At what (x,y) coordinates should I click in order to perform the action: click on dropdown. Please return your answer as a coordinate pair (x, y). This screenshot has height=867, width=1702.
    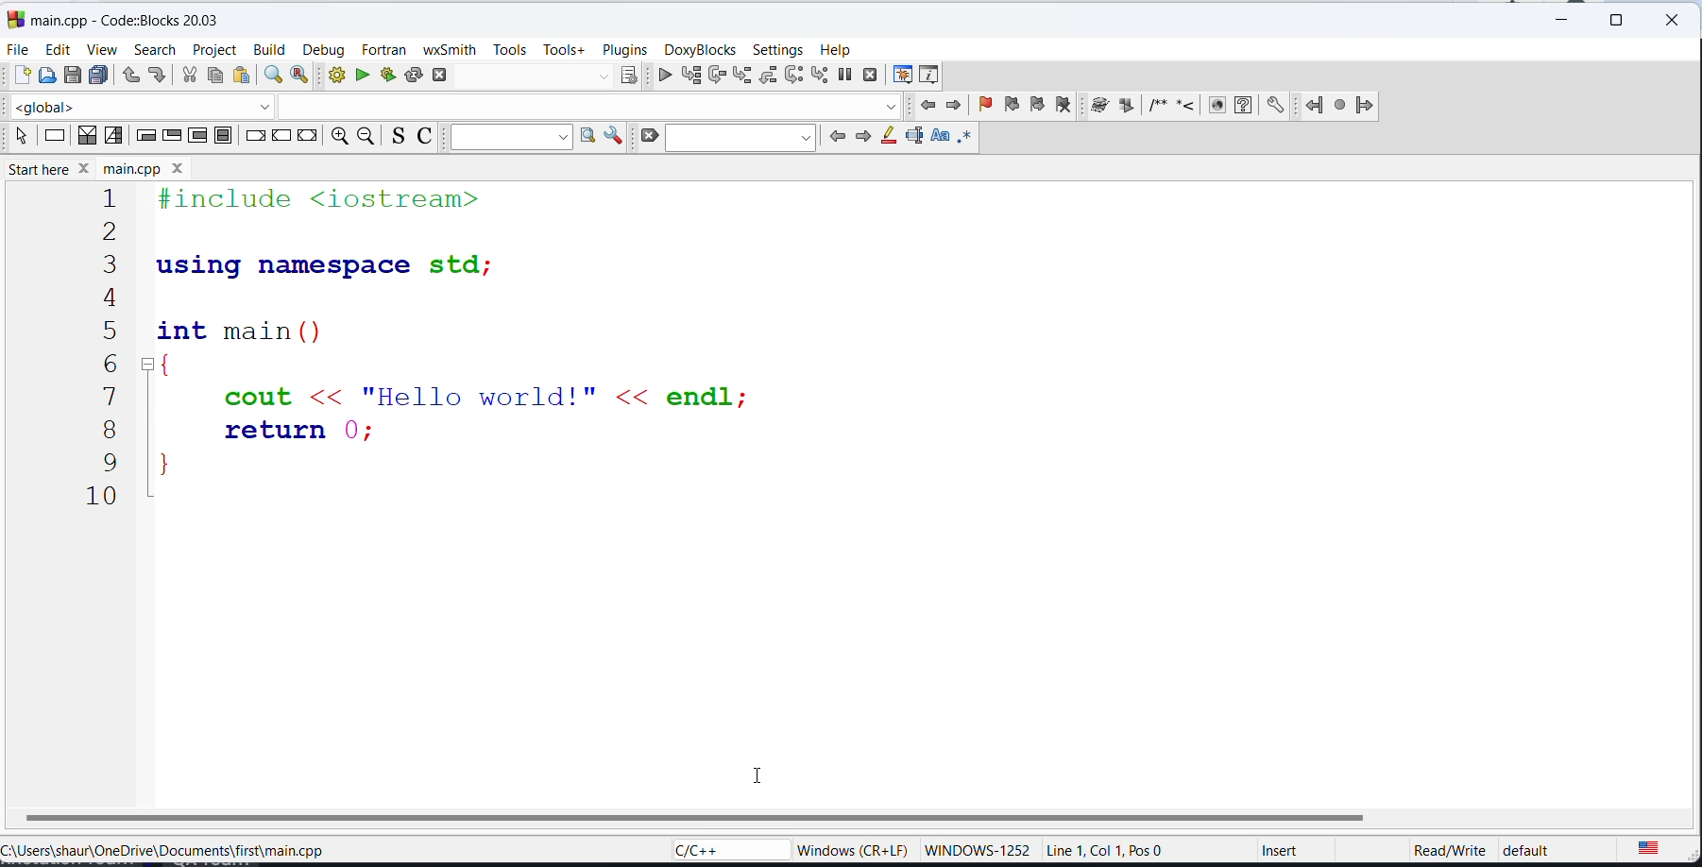
    Looking at the image, I should click on (270, 107).